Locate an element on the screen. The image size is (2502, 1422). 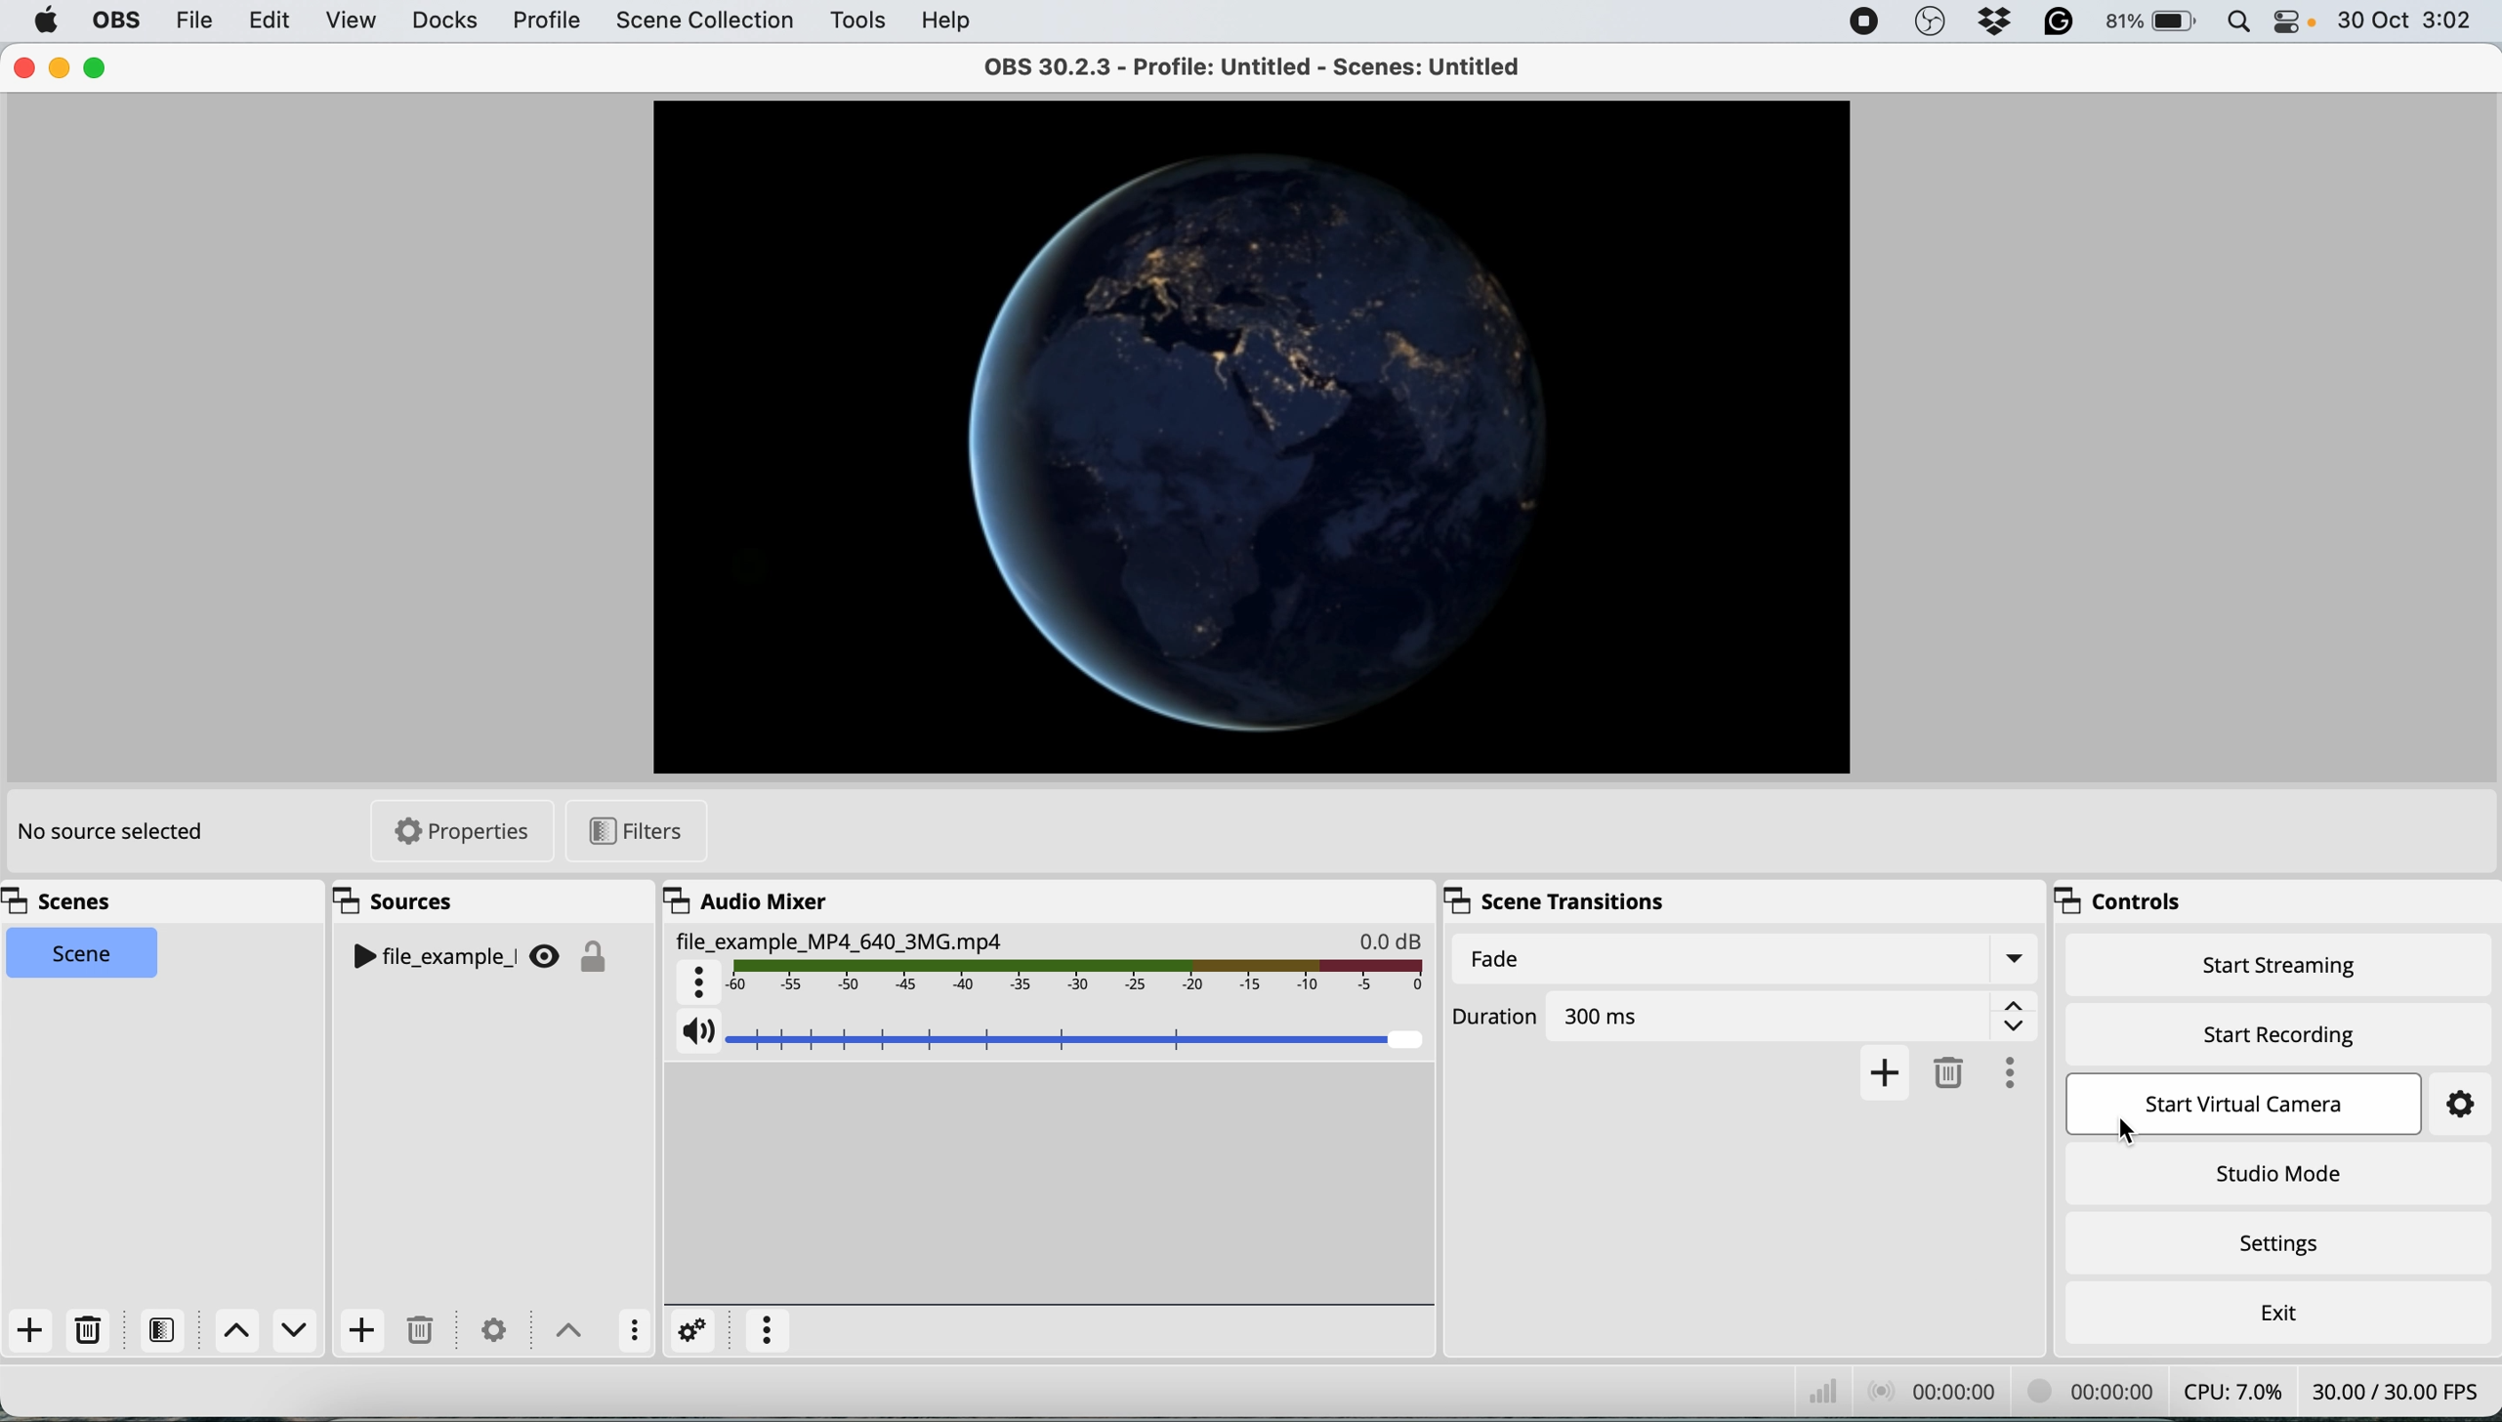
scenes is located at coordinates (69, 899).